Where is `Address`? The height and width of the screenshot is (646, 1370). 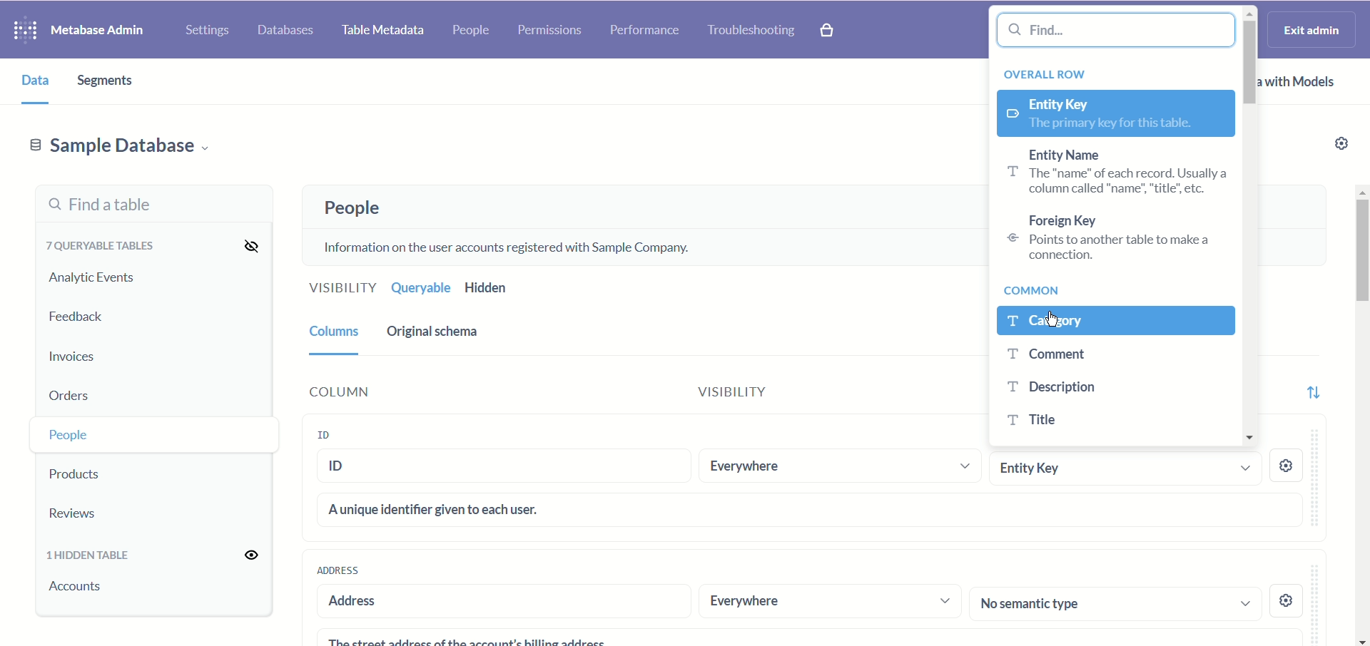
Address is located at coordinates (338, 570).